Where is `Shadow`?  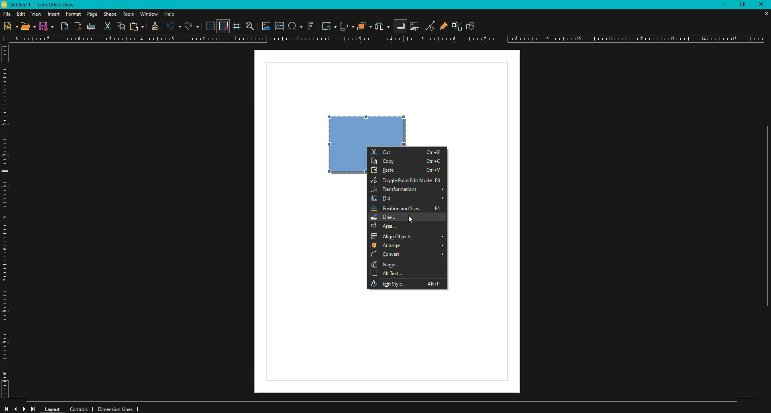
Shadow is located at coordinates (400, 27).